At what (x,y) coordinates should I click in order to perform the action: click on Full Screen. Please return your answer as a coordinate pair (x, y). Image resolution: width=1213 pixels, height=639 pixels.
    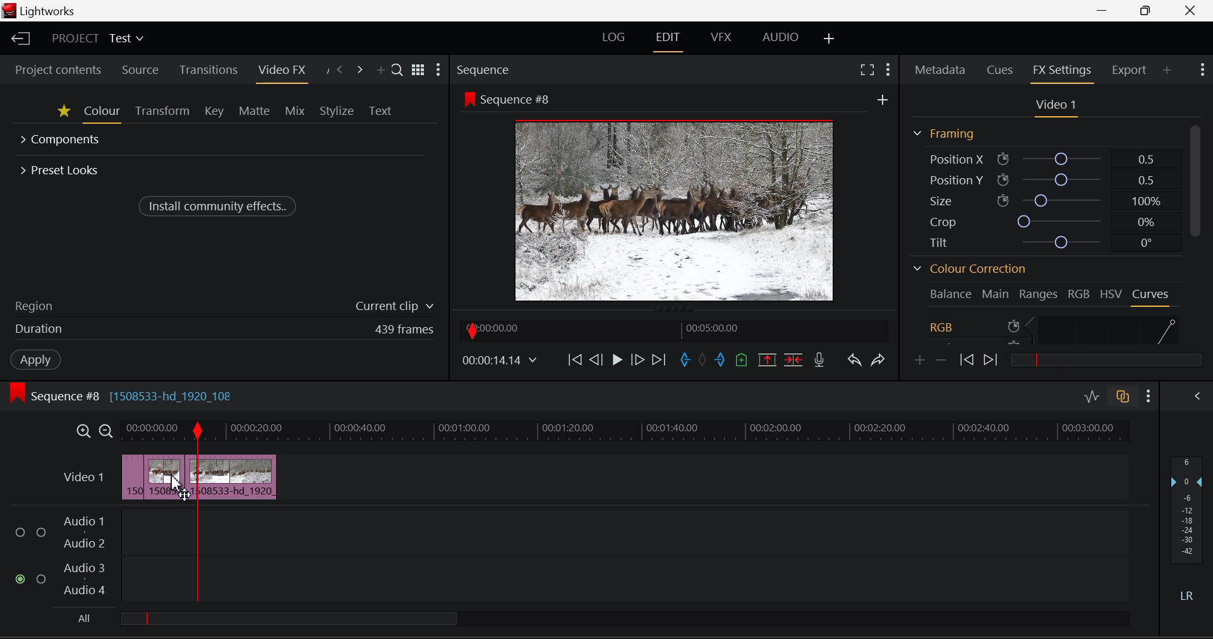
    Looking at the image, I should click on (867, 71).